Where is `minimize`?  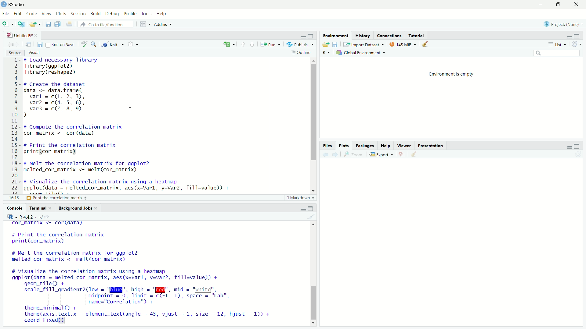 minimize is located at coordinates (570, 147).